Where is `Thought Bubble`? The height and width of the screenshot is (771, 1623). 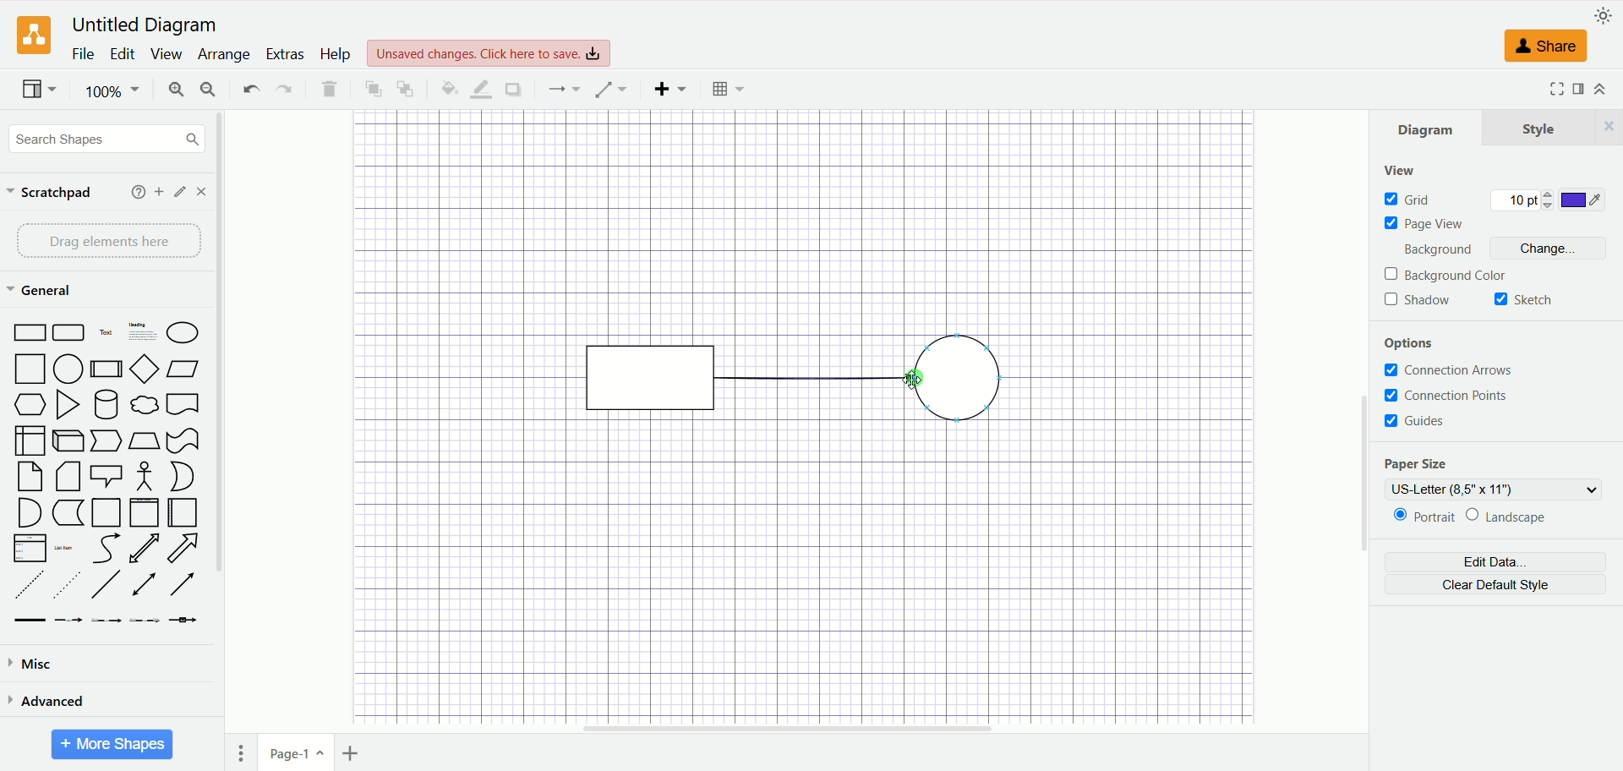
Thought Bubble is located at coordinates (146, 405).